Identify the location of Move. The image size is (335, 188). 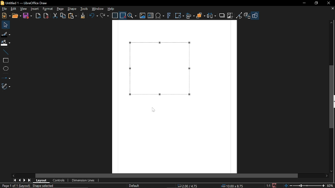
(4, 25).